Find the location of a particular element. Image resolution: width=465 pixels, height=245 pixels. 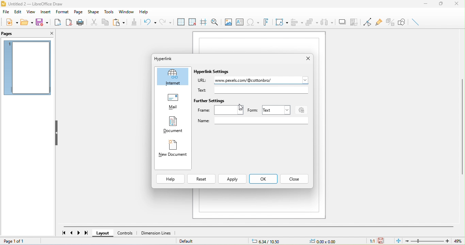

transformation is located at coordinates (281, 22).